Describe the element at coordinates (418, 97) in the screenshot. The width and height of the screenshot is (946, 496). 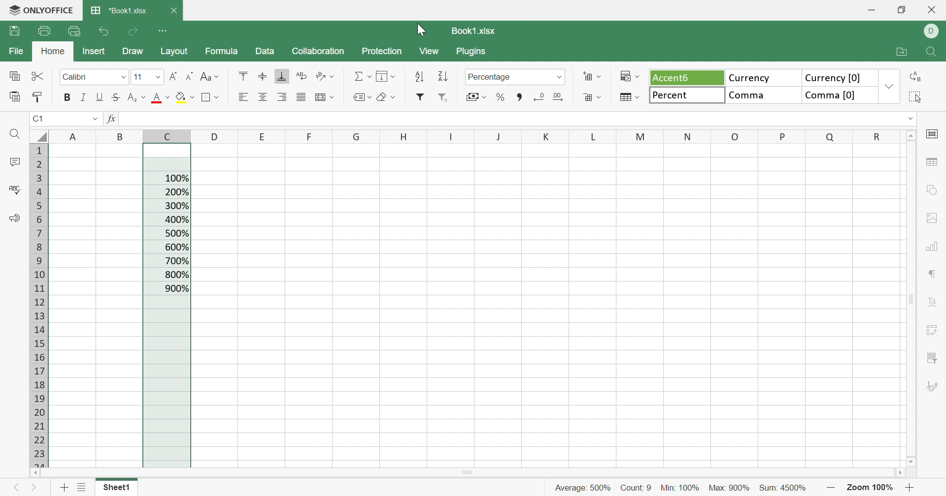
I see `Filter` at that location.